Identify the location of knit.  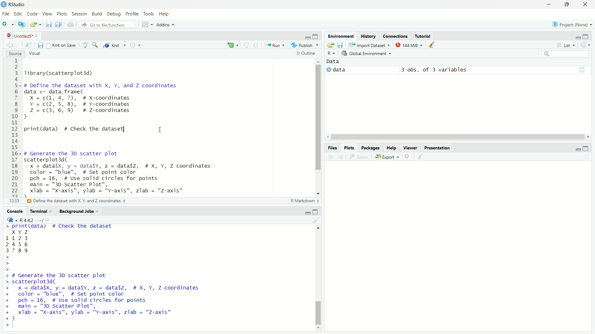
(114, 44).